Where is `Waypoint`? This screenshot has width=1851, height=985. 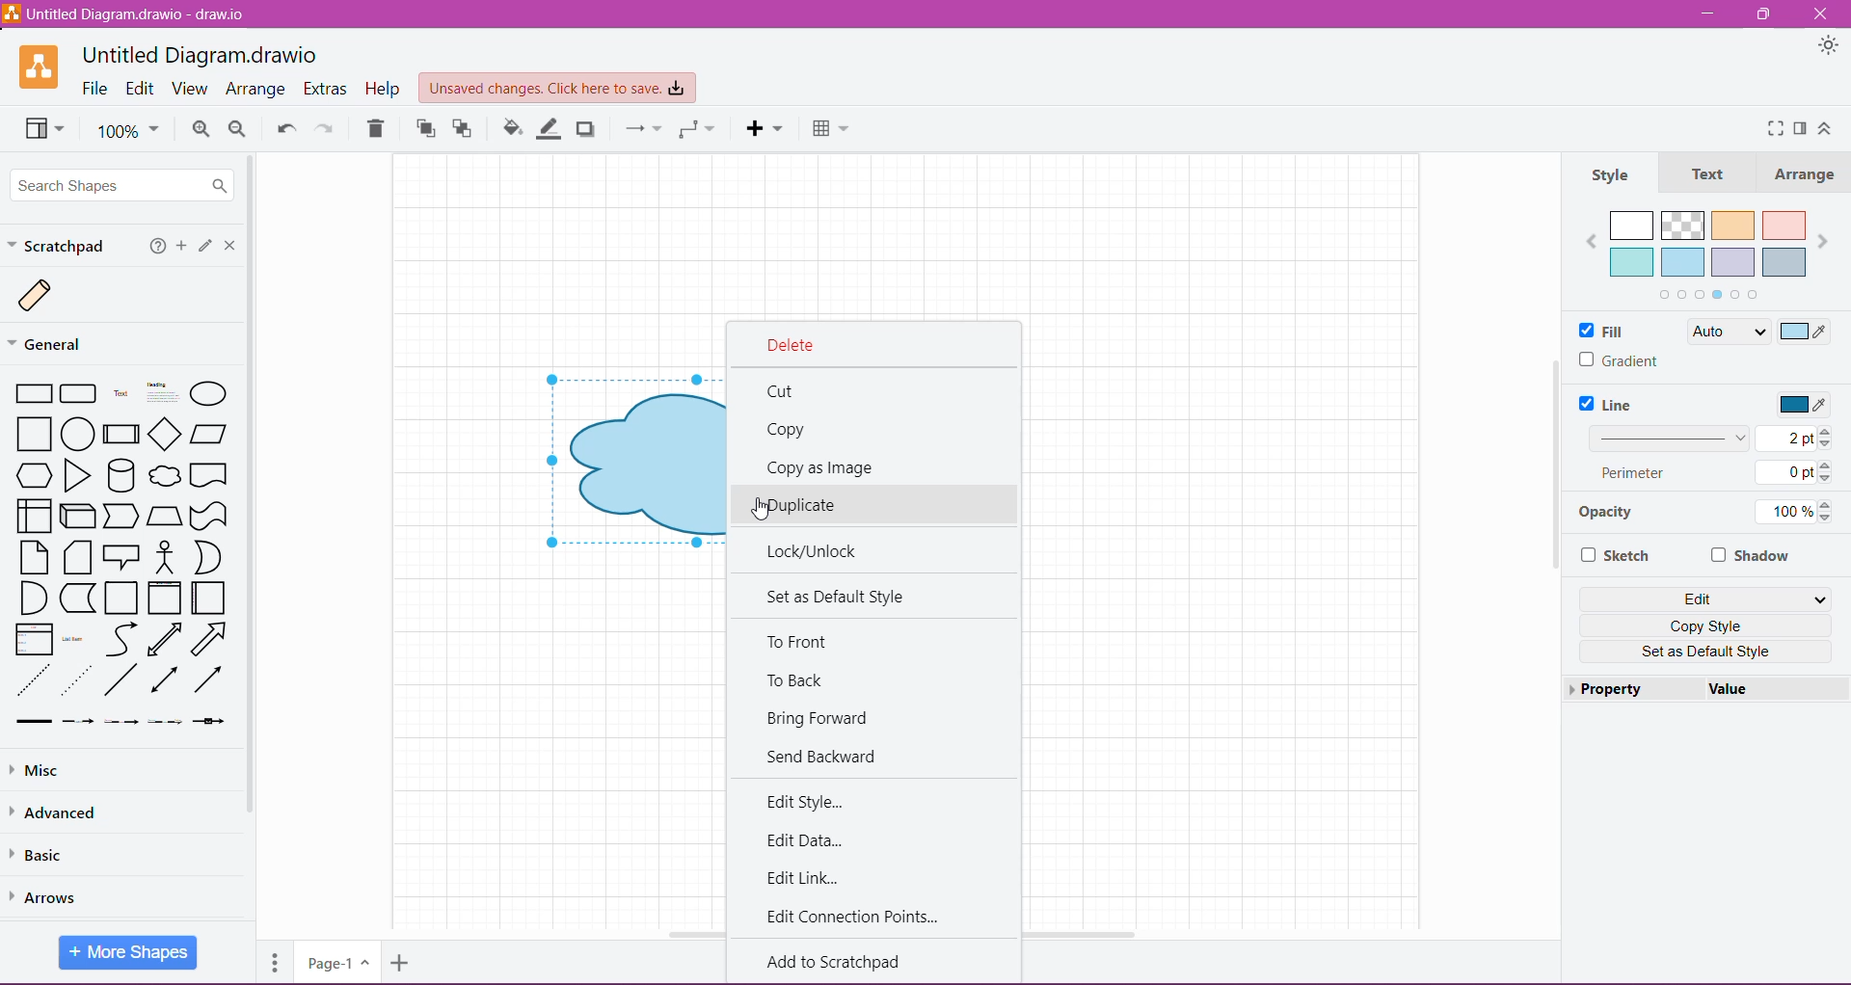
Waypoint is located at coordinates (696, 129).